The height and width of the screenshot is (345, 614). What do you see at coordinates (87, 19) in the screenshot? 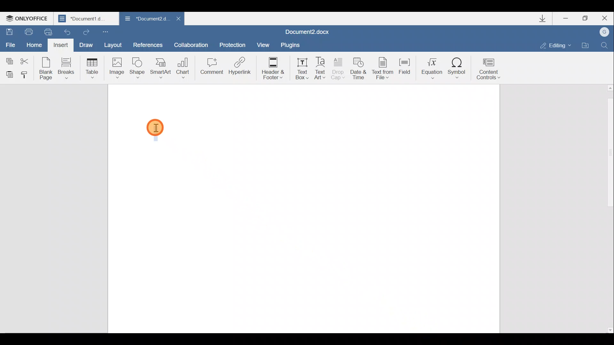
I see `*Document1.d...` at bounding box center [87, 19].